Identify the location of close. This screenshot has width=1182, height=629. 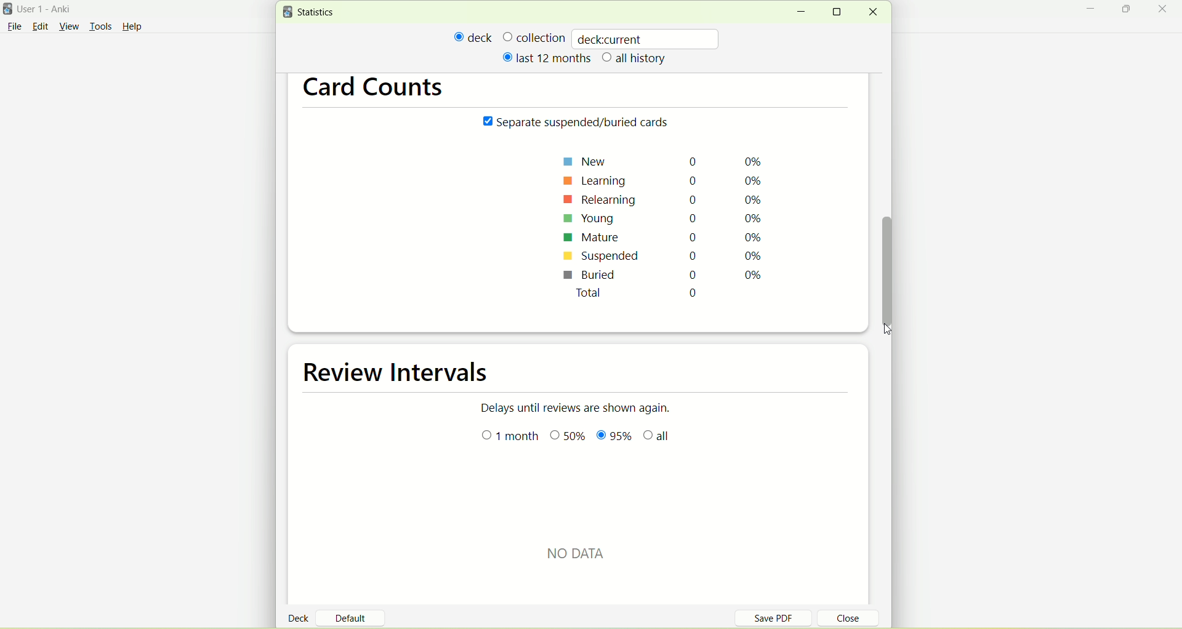
(841, 620).